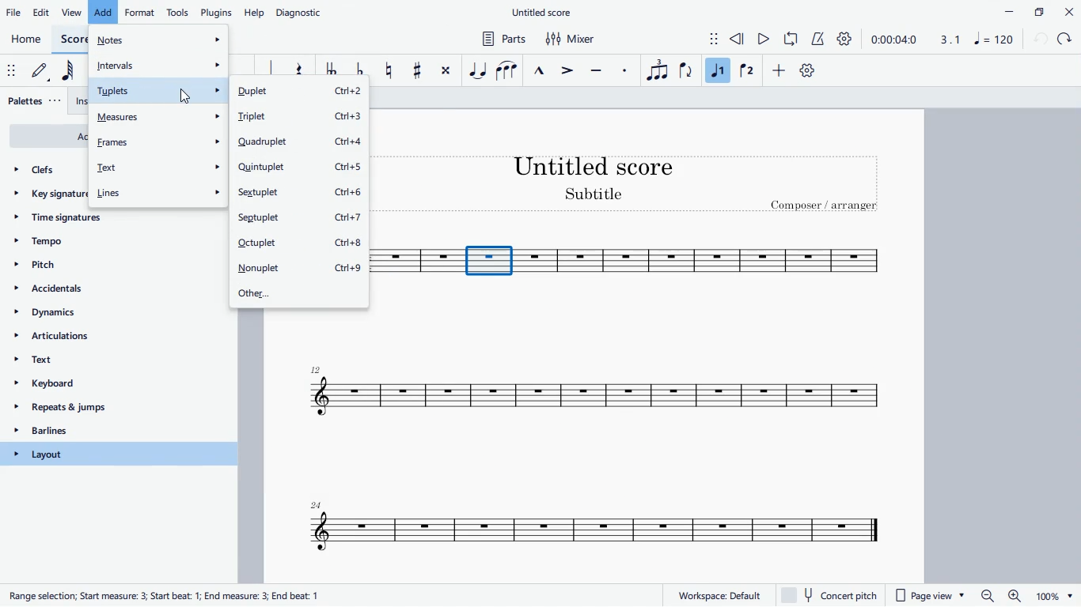 This screenshot has height=607, width=1081. What do you see at coordinates (119, 454) in the screenshot?
I see `selected palette` at bounding box center [119, 454].